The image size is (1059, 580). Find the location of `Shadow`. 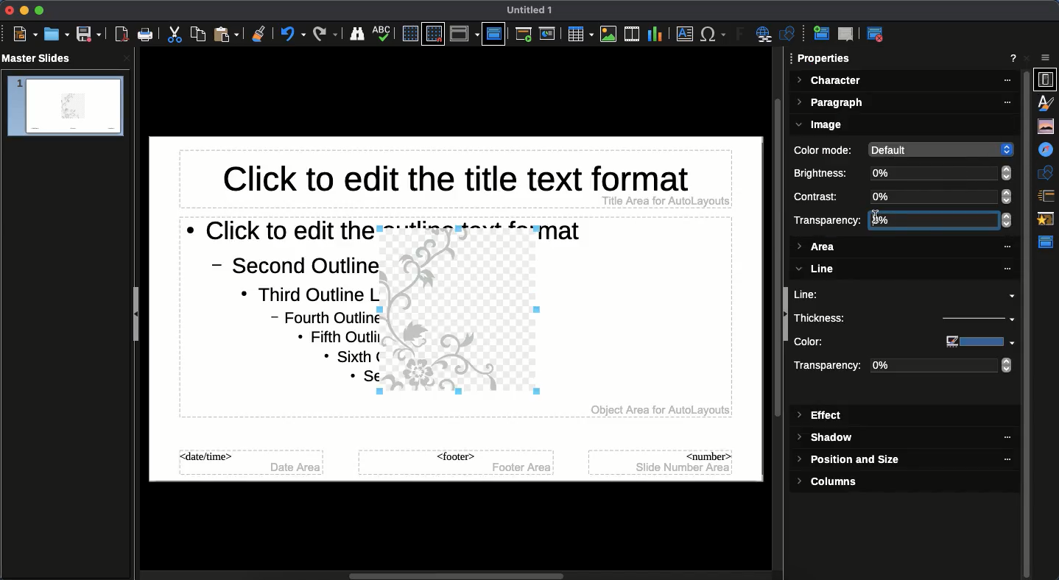

Shadow is located at coordinates (828, 439).